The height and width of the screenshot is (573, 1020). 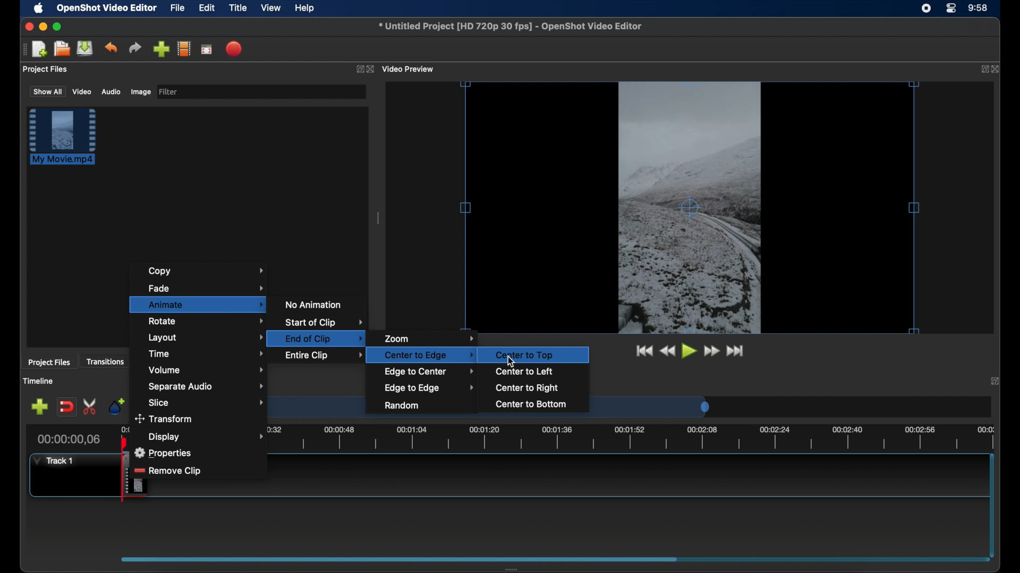 I want to click on center tot op highlighted, so click(x=532, y=354).